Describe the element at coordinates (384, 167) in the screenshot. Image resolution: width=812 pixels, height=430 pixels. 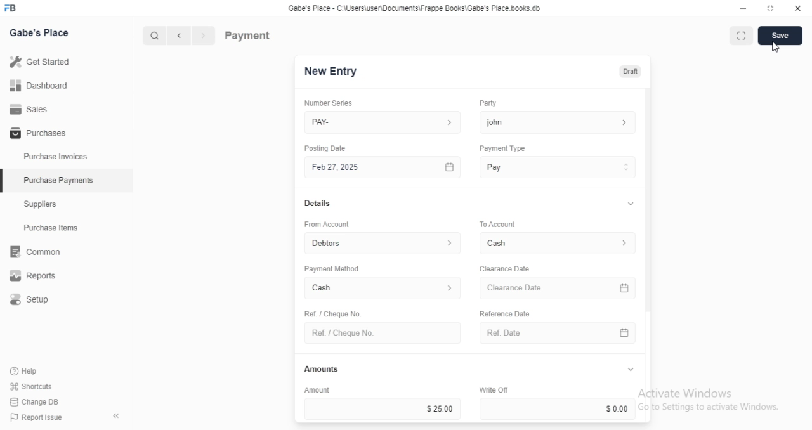
I see `Feb 27, 2025` at that location.